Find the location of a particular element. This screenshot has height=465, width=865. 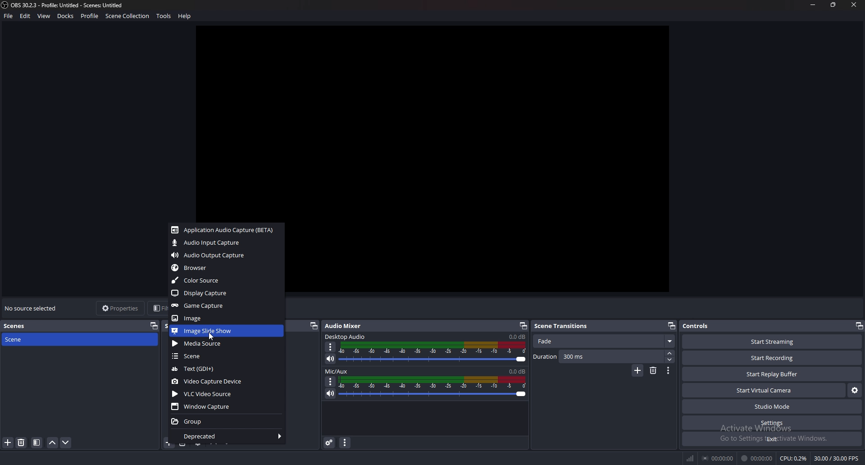

exit is located at coordinates (771, 439).